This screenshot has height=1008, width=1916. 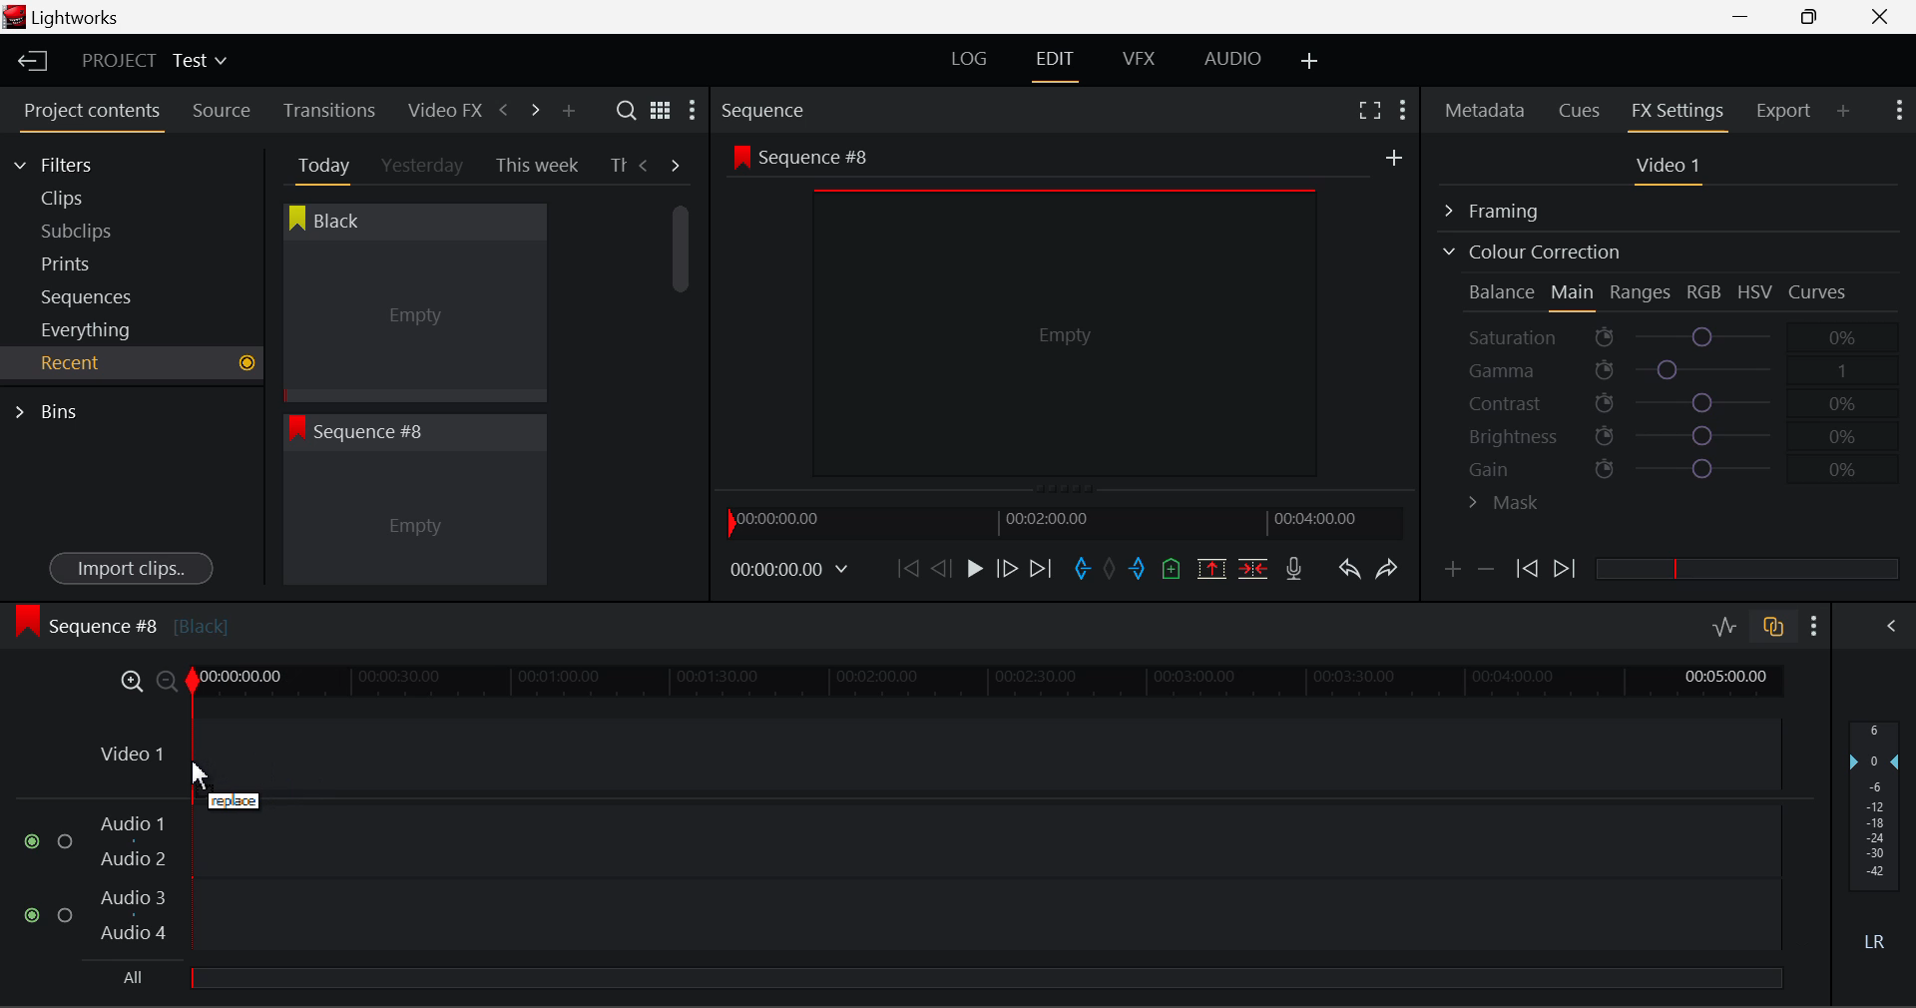 What do you see at coordinates (26, 62) in the screenshot?
I see `Back to Homepage` at bounding box center [26, 62].